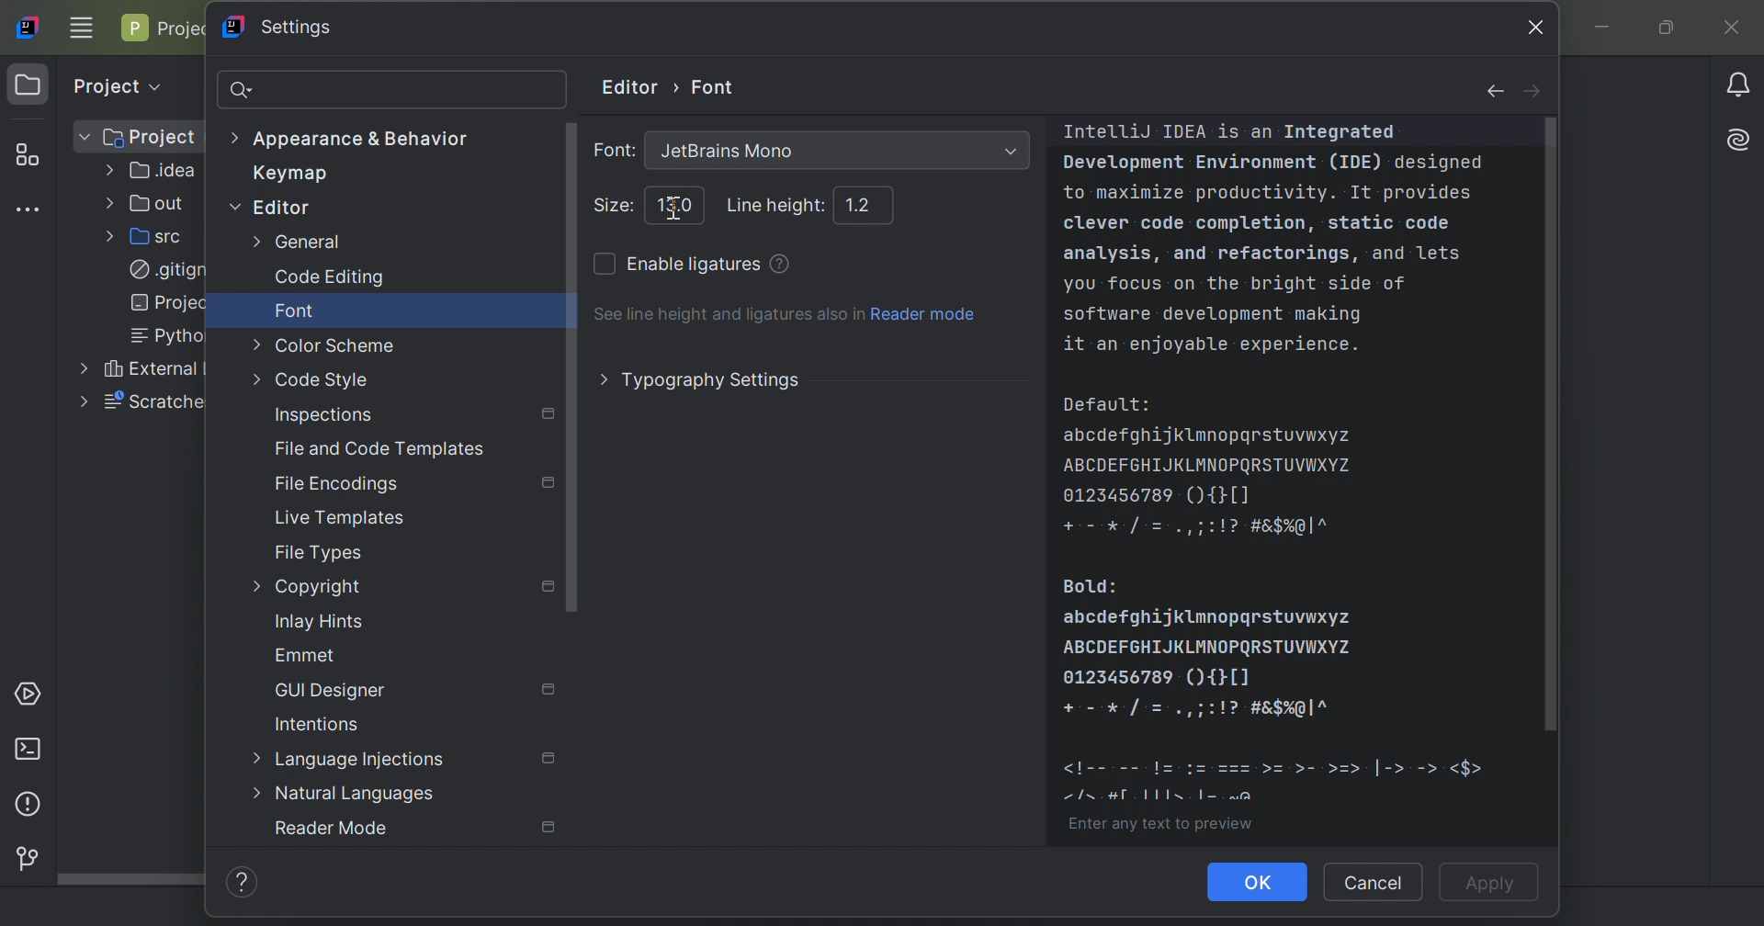 The height and width of the screenshot is (926, 1764). Describe the element at coordinates (153, 174) in the screenshot. I see `.idea` at that location.